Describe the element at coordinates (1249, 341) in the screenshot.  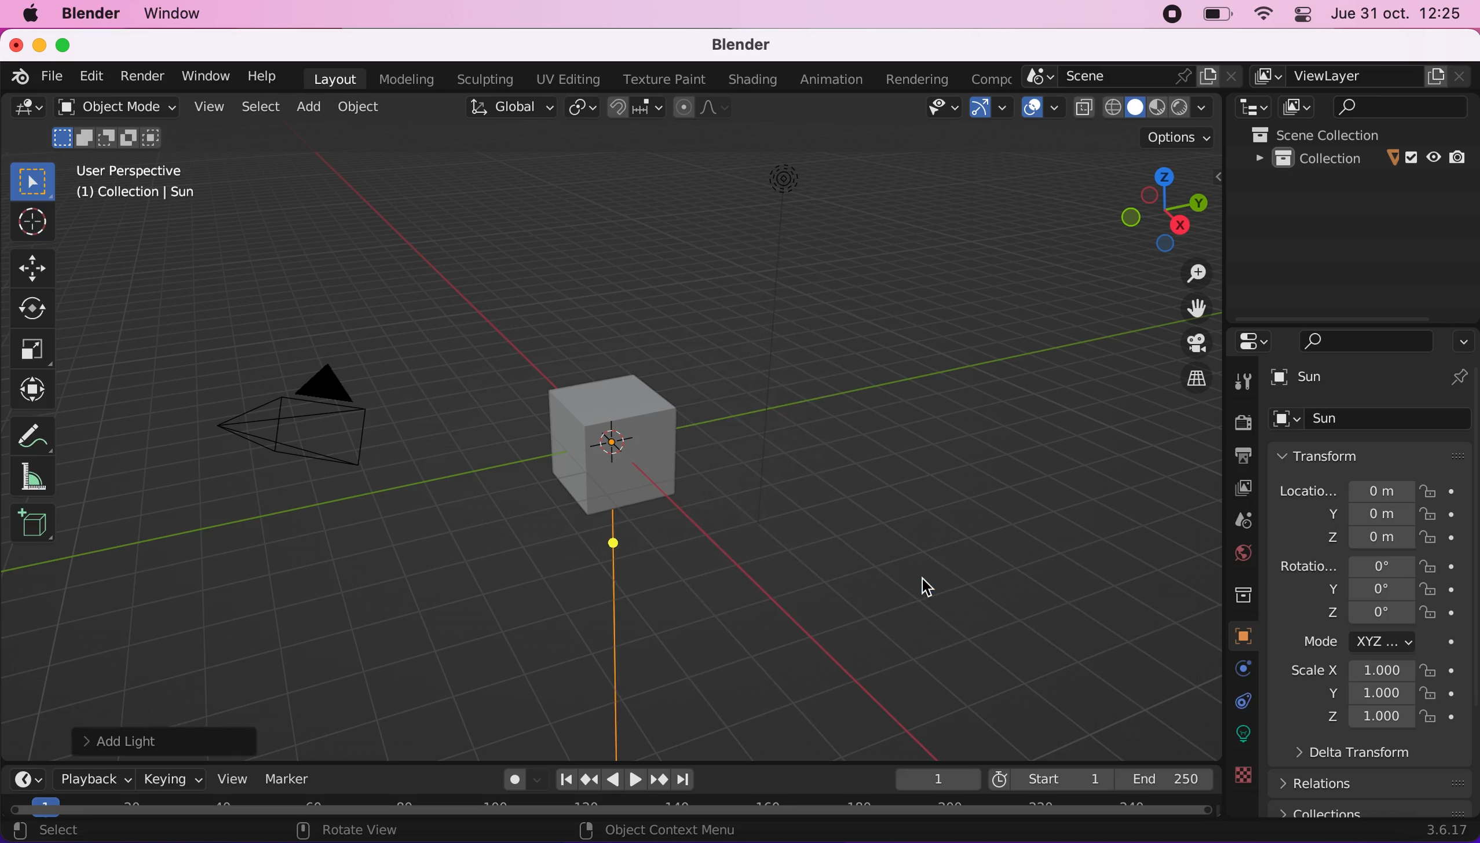
I see `editor type` at that location.